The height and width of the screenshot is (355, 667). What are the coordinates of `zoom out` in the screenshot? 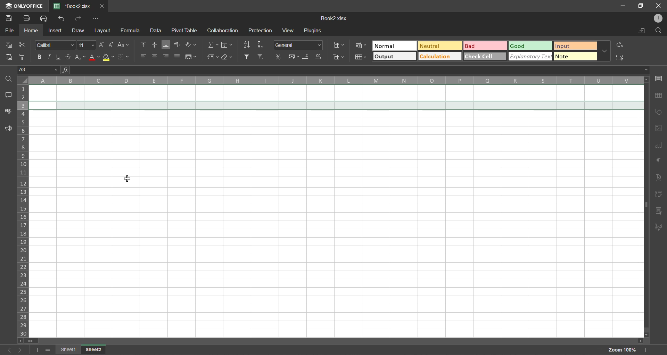 It's located at (598, 350).